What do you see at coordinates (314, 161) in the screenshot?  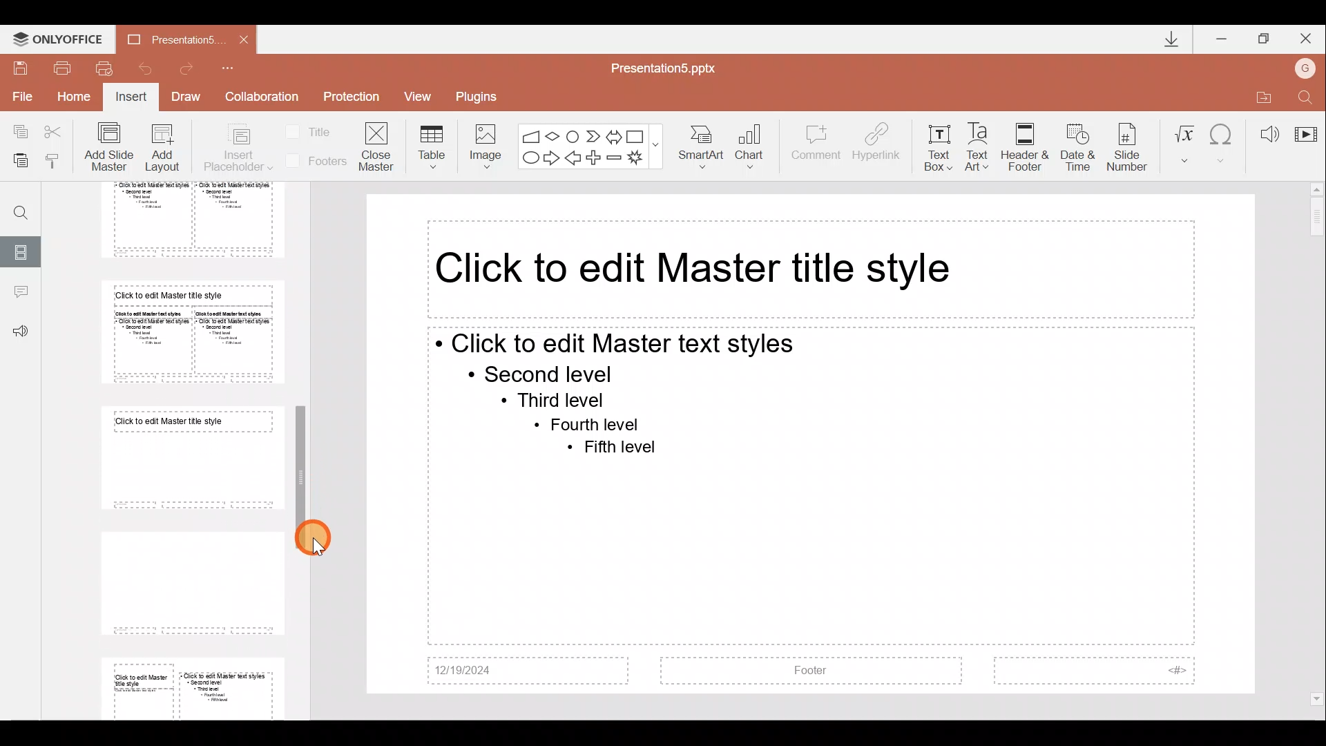 I see `Footers` at bounding box center [314, 161].